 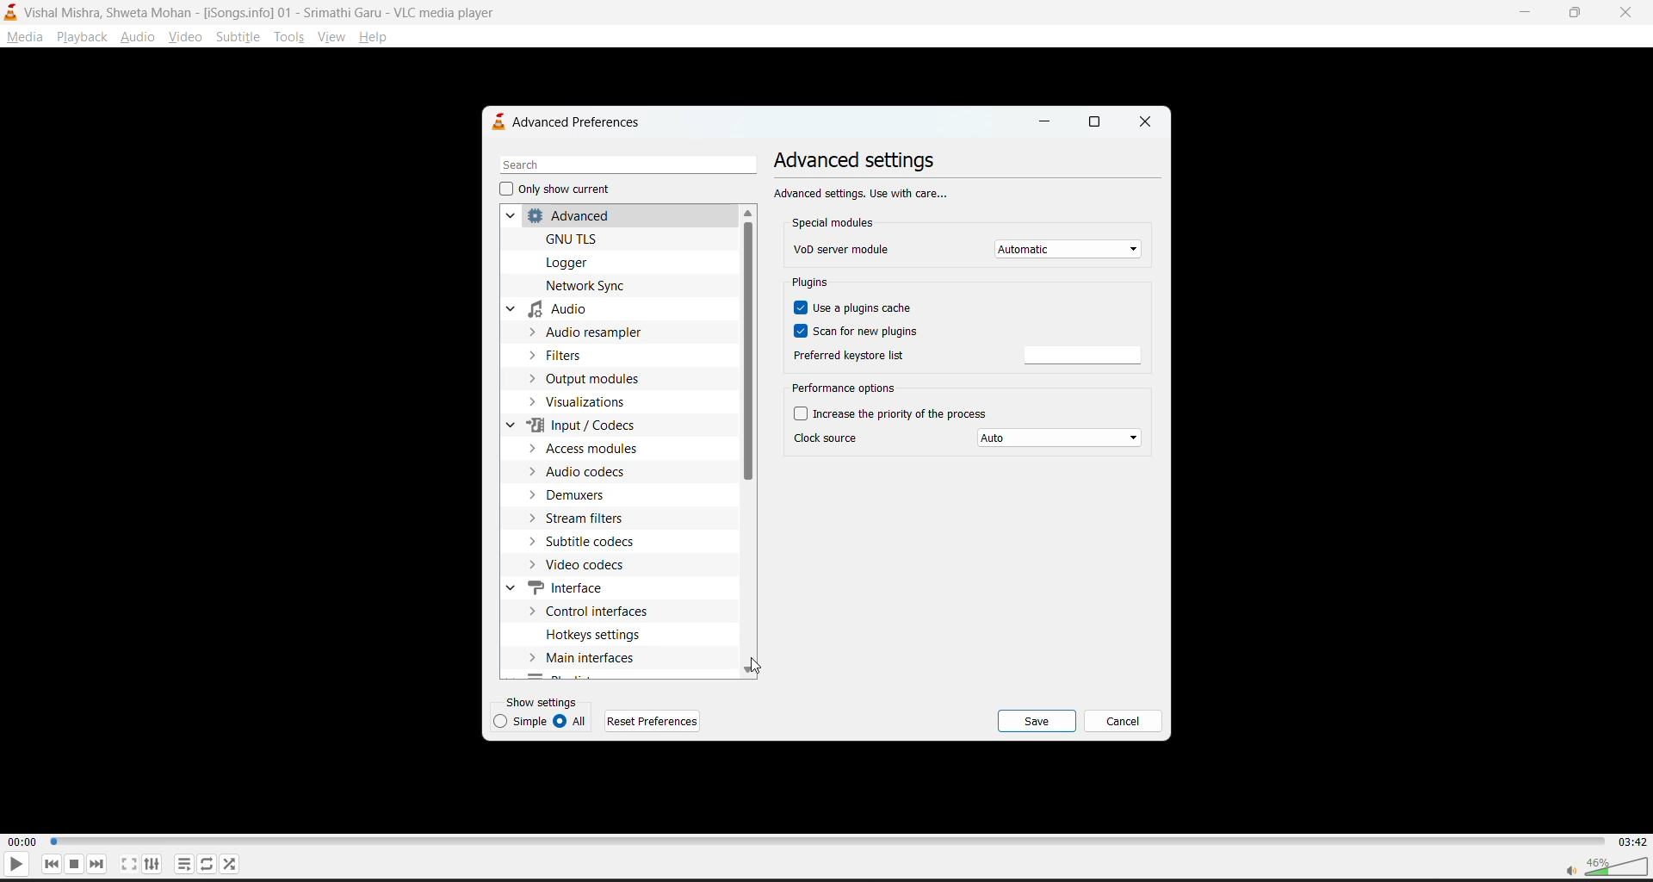 I want to click on play, so click(x=15, y=866).